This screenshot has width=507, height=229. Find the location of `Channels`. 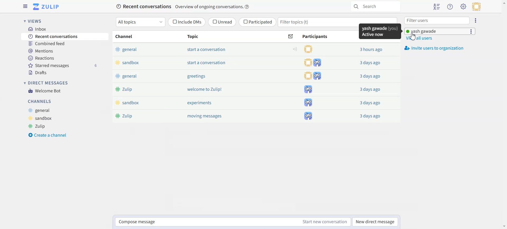

Channels is located at coordinates (40, 101).